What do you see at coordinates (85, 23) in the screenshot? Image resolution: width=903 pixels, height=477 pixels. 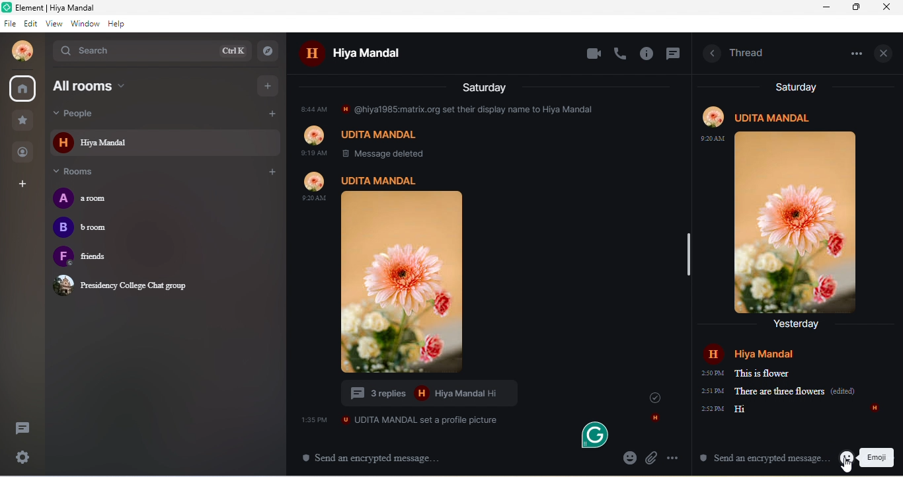 I see `Window` at bounding box center [85, 23].